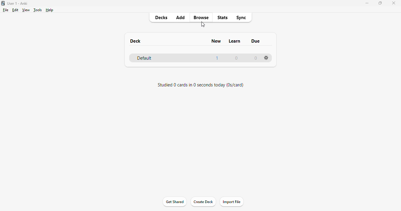 The image size is (401, 211). Describe the element at coordinates (135, 41) in the screenshot. I see `deck` at that location.